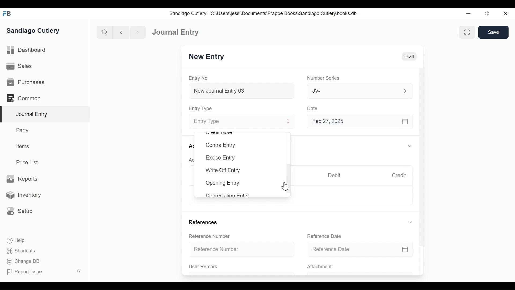  Describe the element at coordinates (487, 13) in the screenshot. I see `Restore` at that location.